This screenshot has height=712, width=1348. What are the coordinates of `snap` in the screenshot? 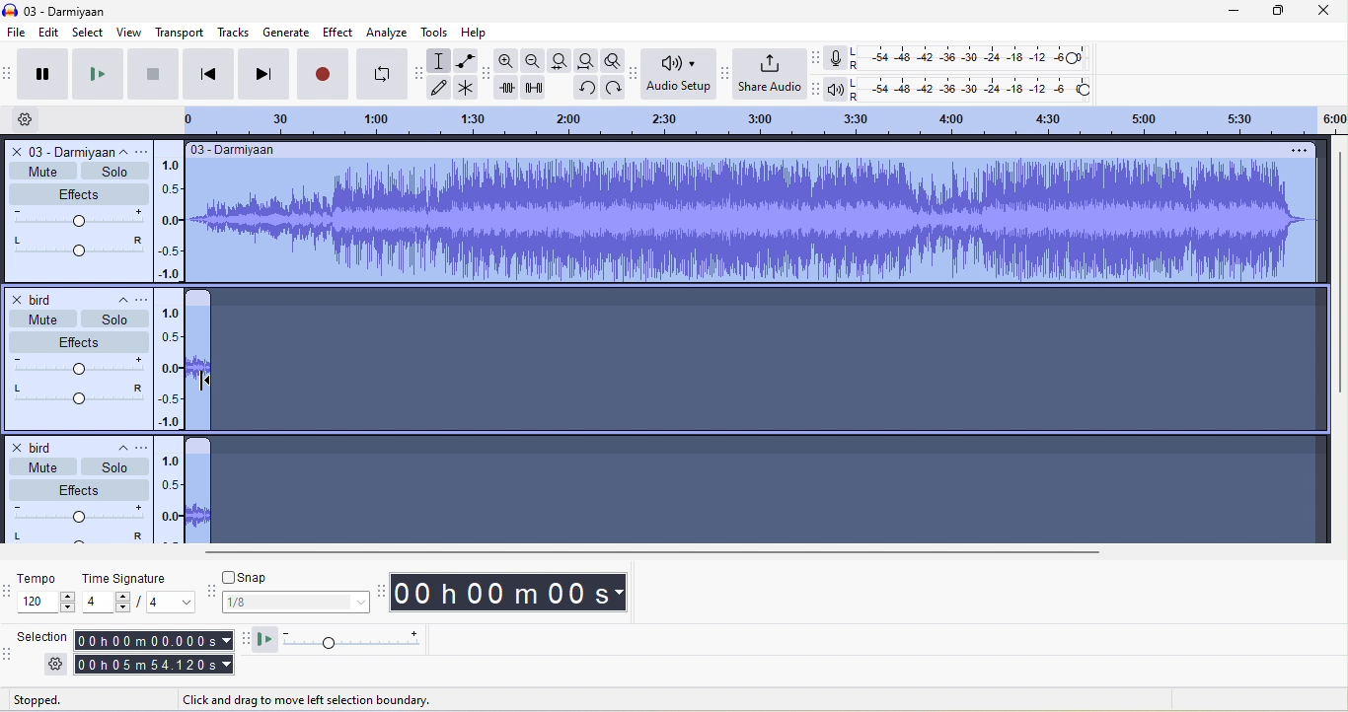 It's located at (294, 577).